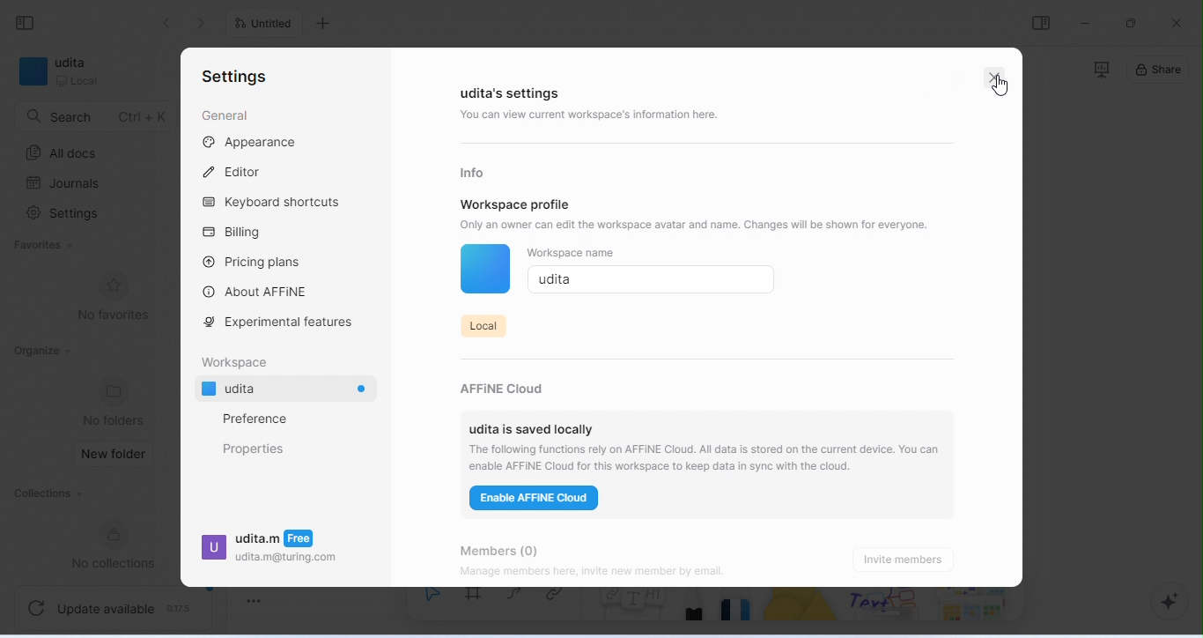  I want to click on new folder, so click(115, 455).